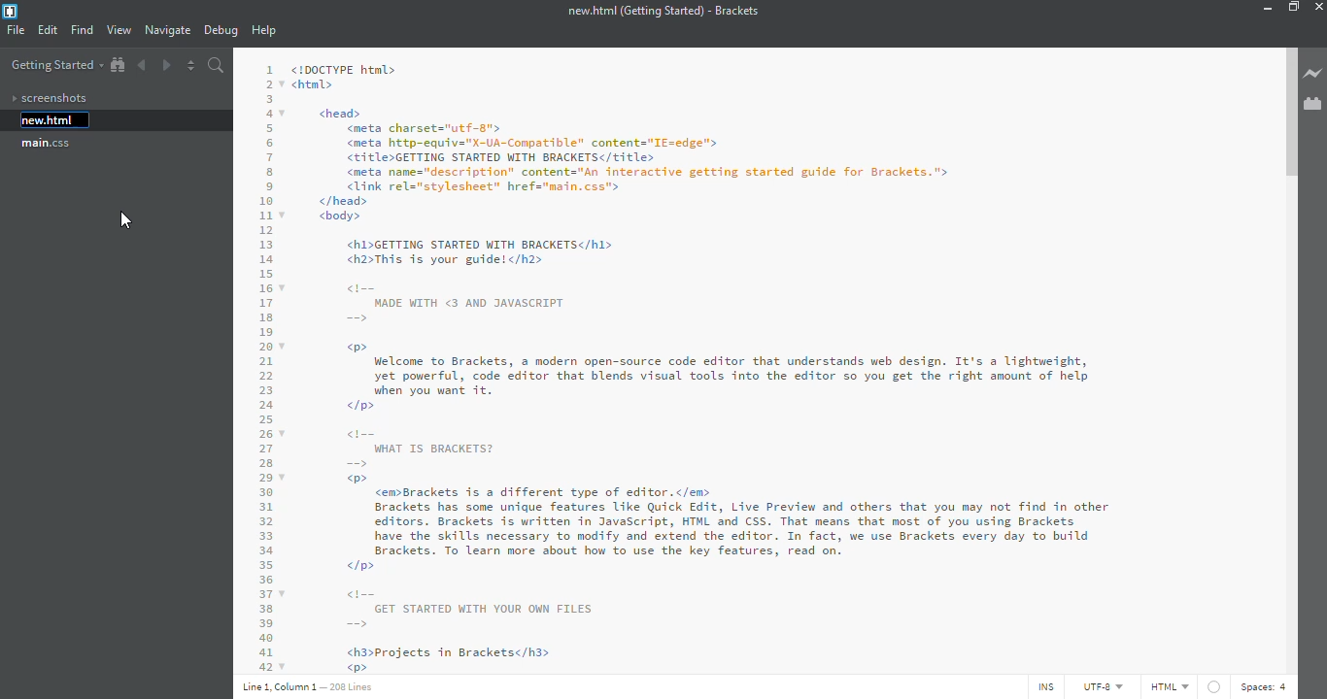 The width and height of the screenshot is (1327, 699). Describe the element at coordinates (660, 11) in the screenshot. I see `new.html (Getting Started) - Brackets` at that location.